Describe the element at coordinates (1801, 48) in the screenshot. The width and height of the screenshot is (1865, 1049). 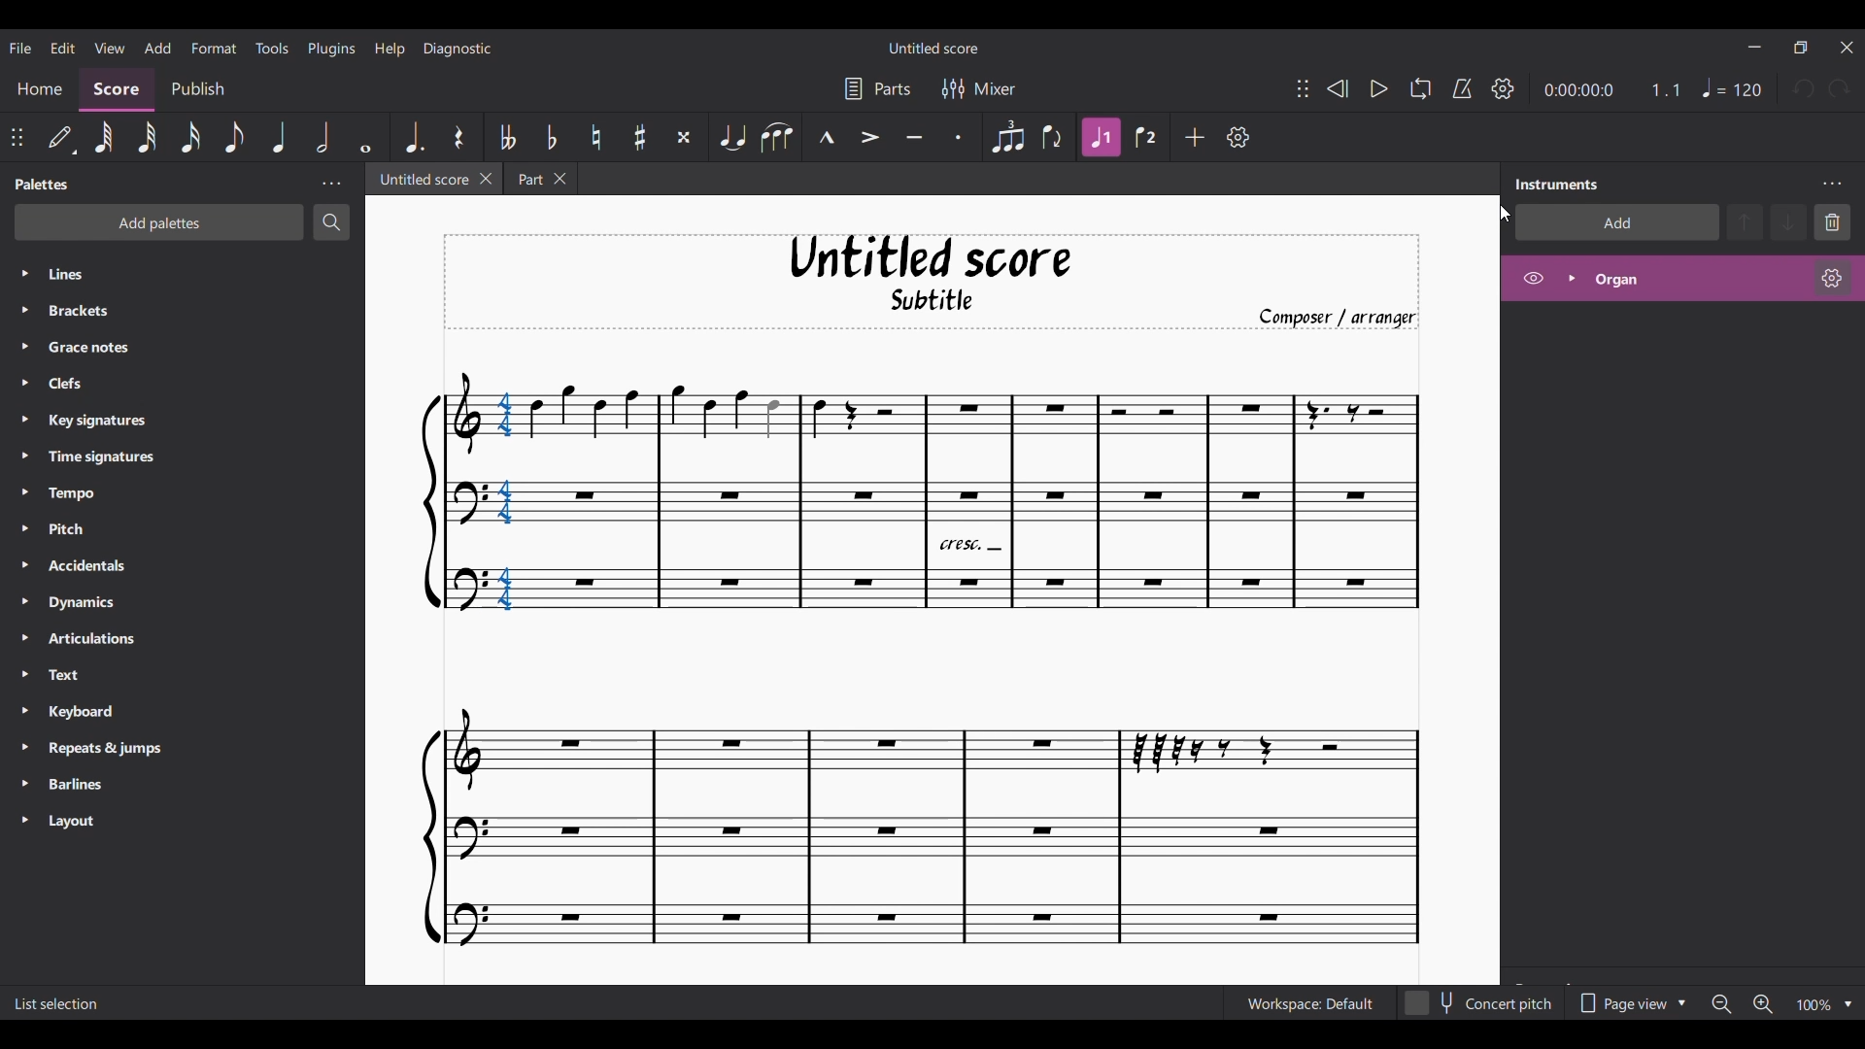
I see `Show interface in a smaller tab` at that location.